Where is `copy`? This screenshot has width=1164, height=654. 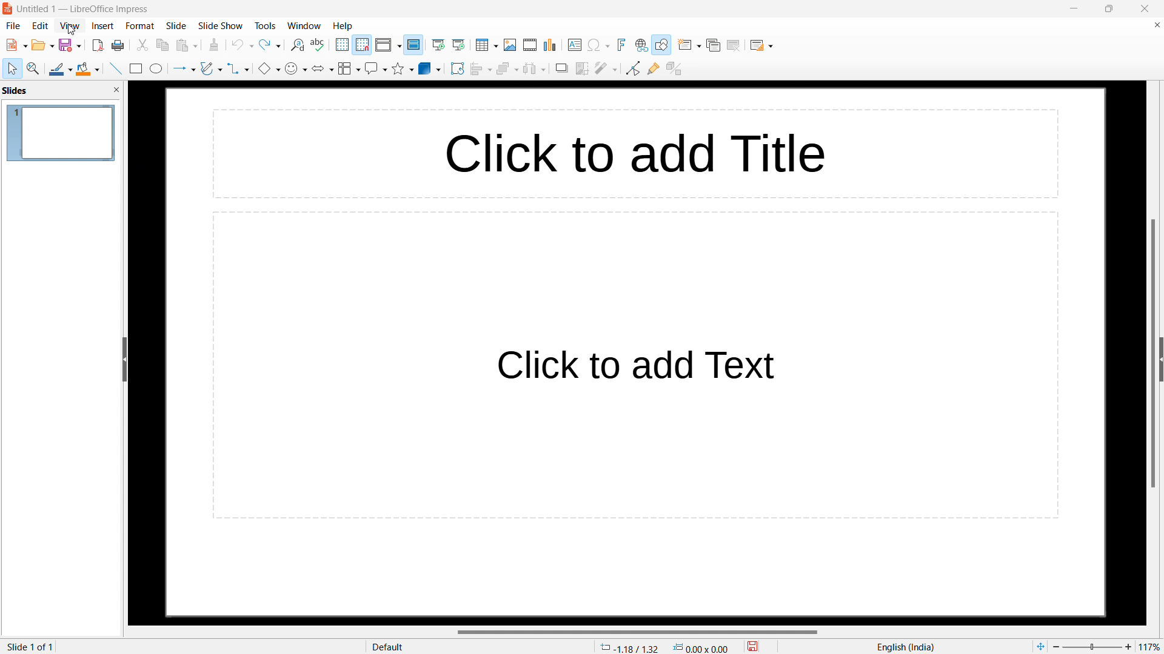
copy is located at coordinates (162, 45).